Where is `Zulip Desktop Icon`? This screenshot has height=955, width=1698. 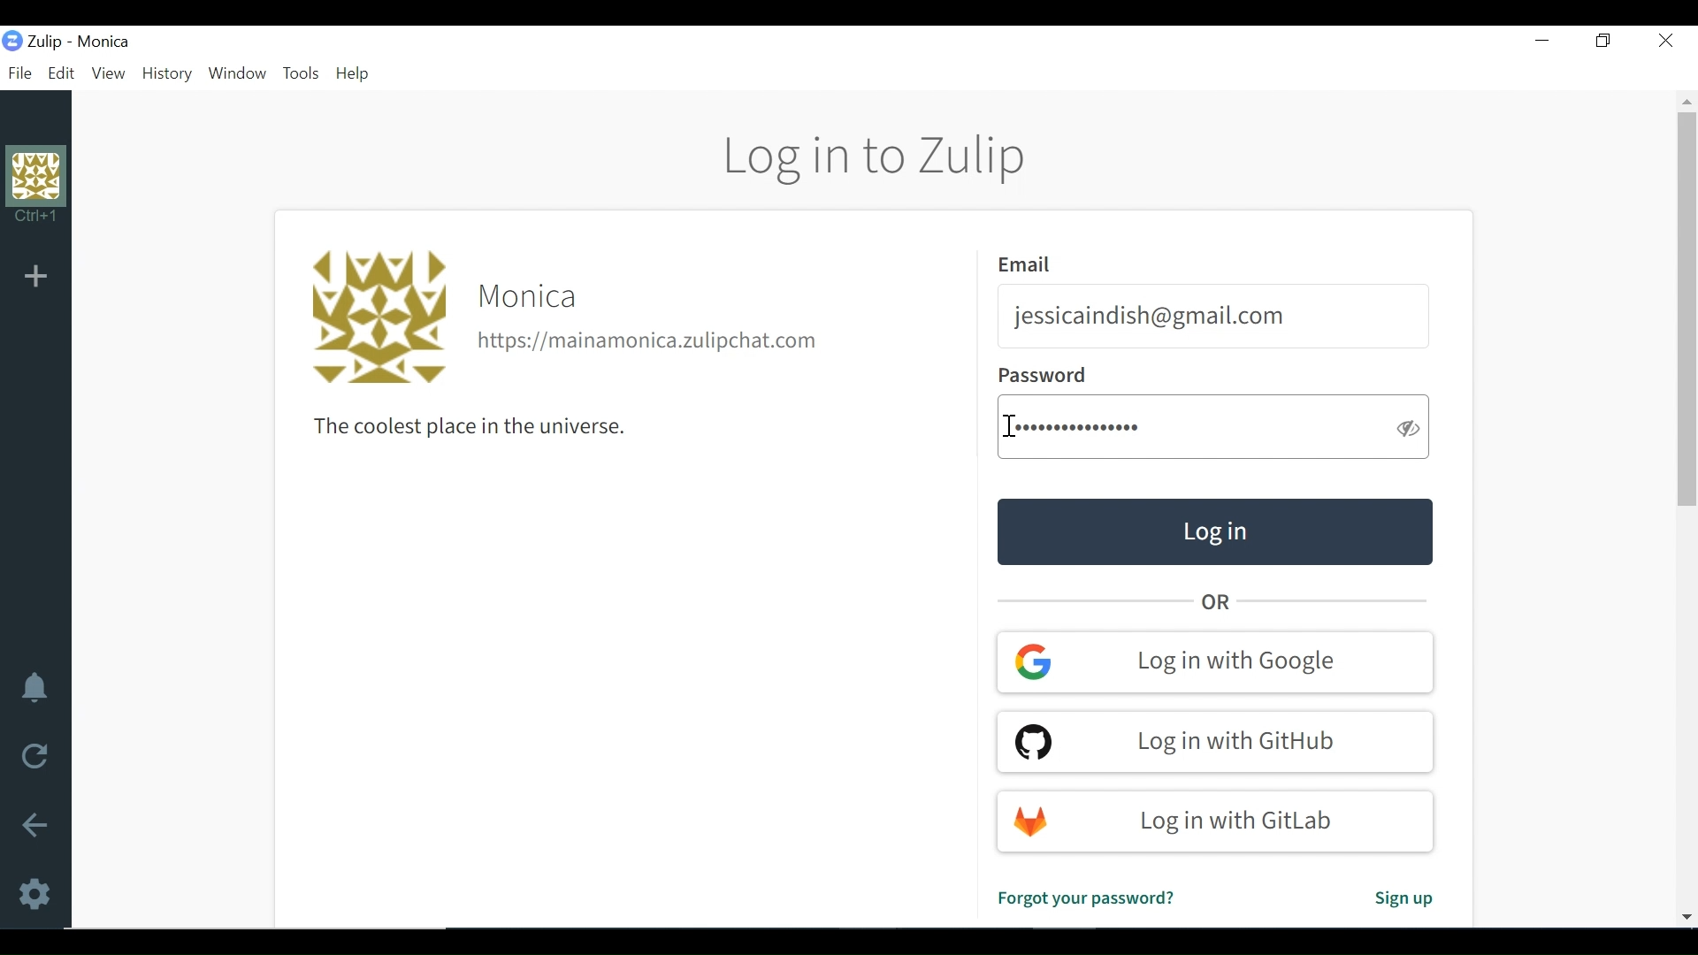 Zulip Desktop Icon is located at coordinates (36, 41).